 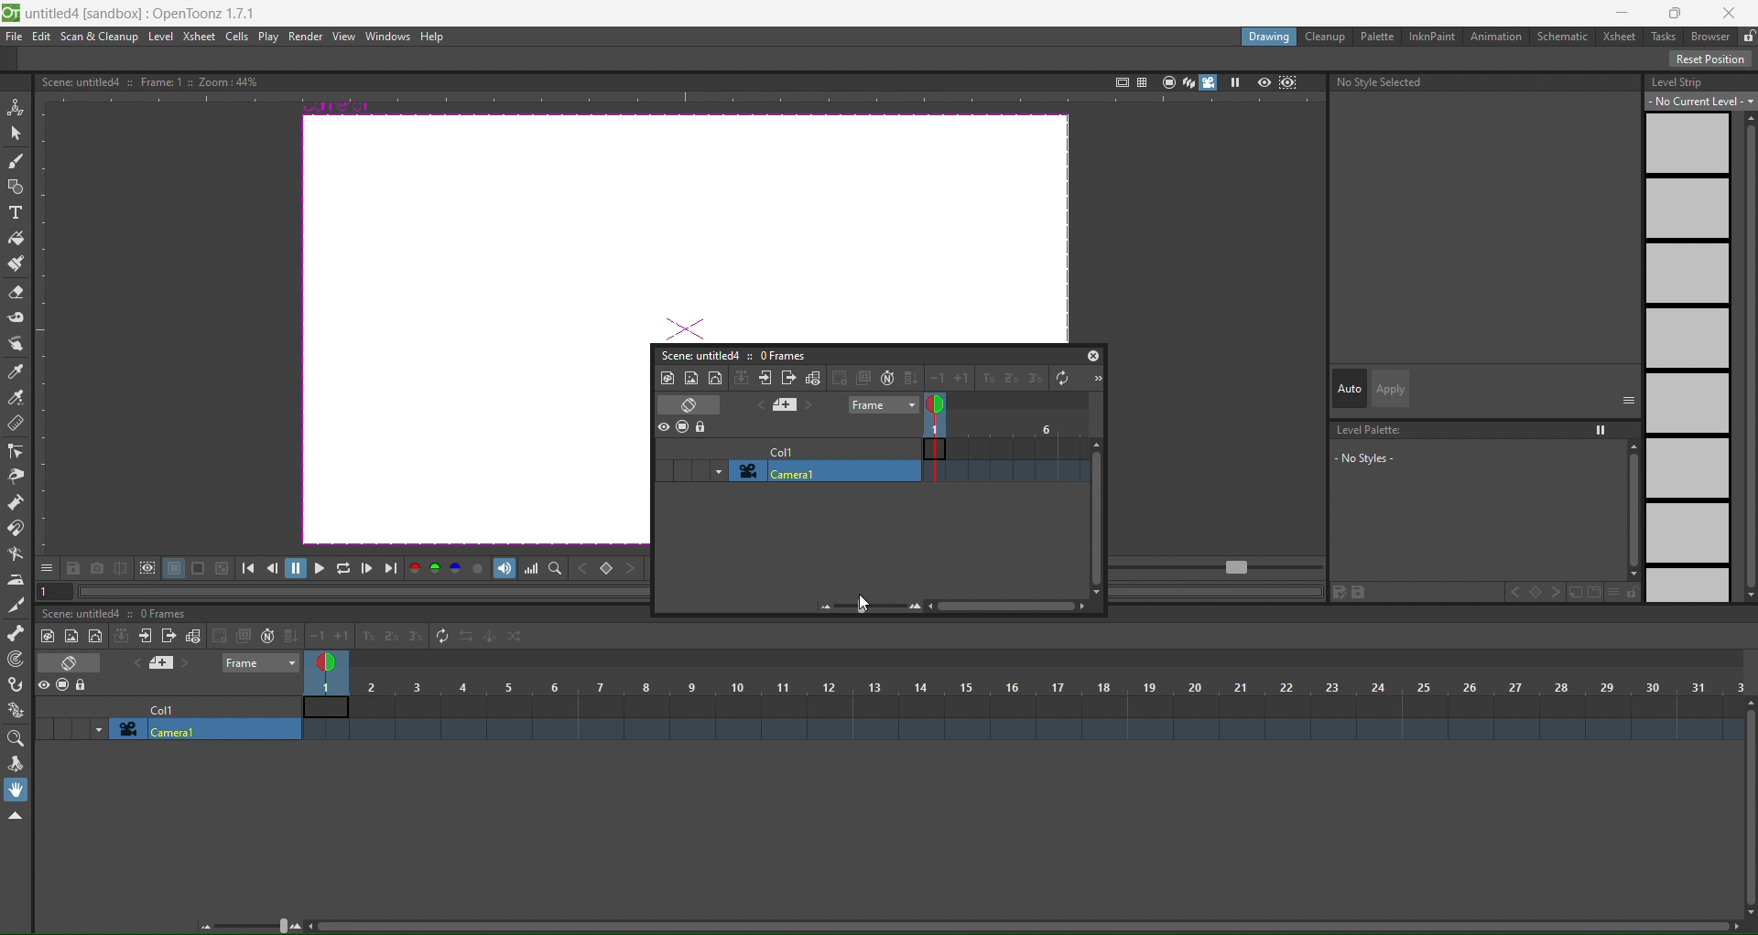 I want to click on pinch tool, so click(x=15, y=476).